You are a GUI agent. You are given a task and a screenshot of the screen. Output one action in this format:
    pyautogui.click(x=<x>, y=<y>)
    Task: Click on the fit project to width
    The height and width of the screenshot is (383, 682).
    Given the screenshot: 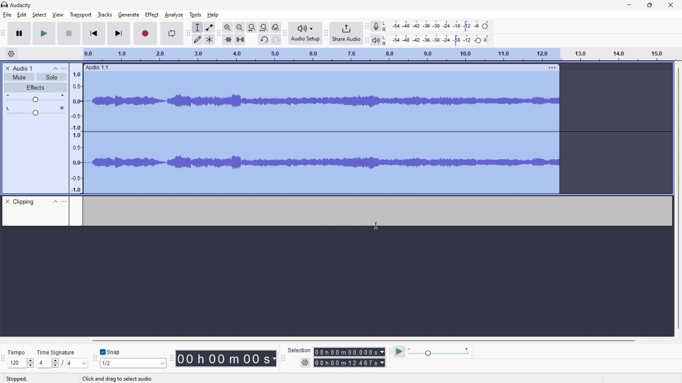 What is the action you would take?
    pyautogui.click(x=264, y=27)
    